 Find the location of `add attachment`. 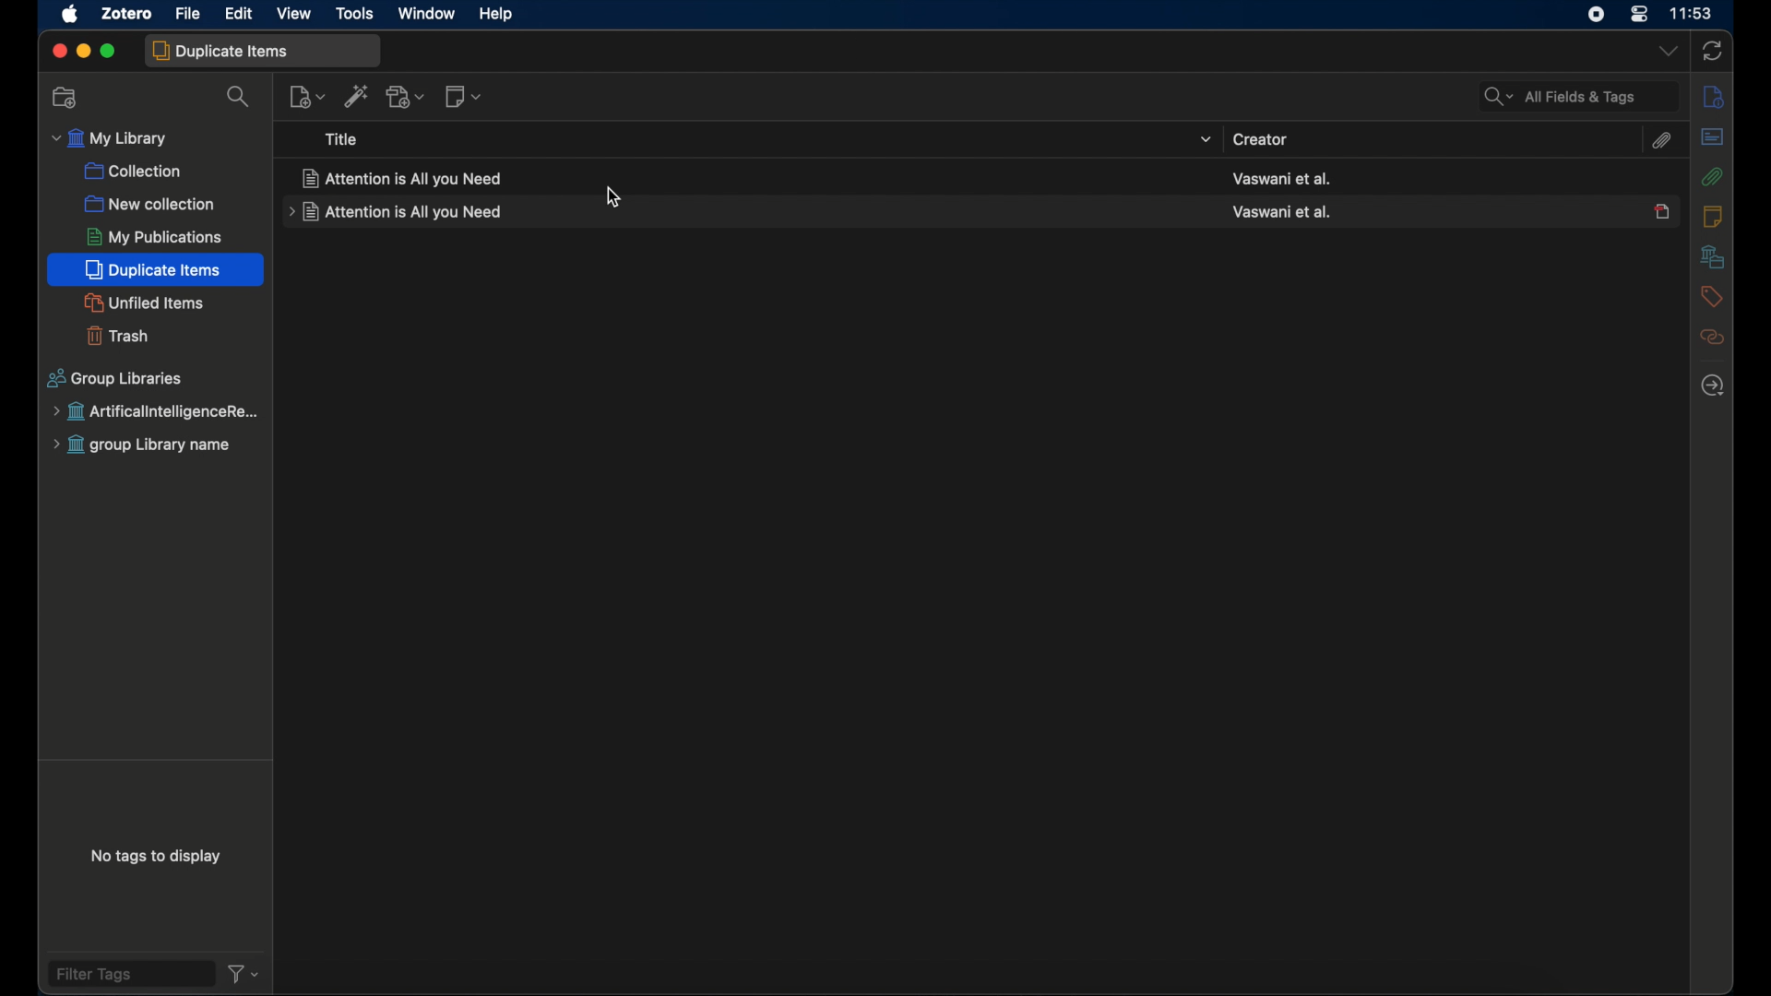

add attachment is located at coordinates (407, 96).